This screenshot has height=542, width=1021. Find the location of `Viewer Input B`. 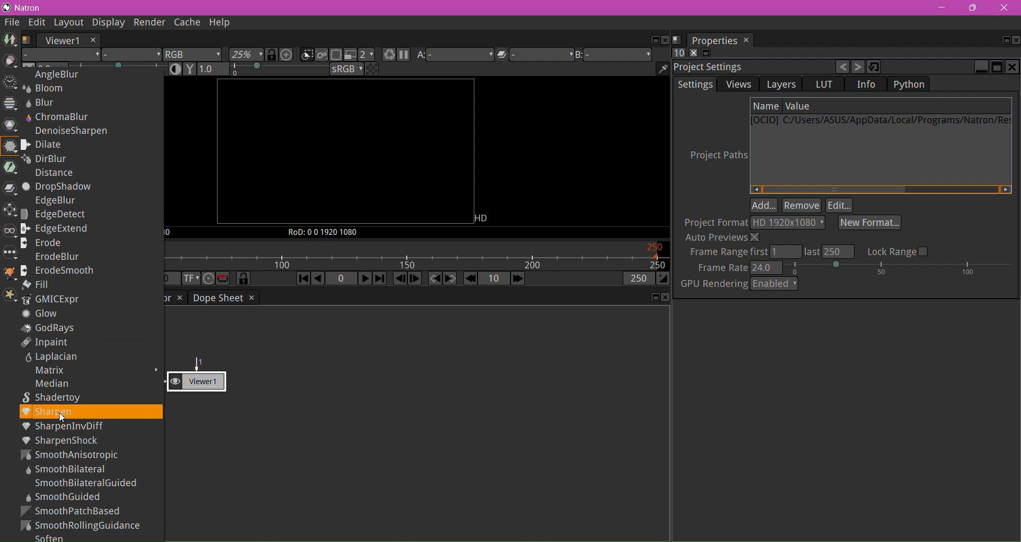

Viewer Input B is located at coordinates (613, 55).